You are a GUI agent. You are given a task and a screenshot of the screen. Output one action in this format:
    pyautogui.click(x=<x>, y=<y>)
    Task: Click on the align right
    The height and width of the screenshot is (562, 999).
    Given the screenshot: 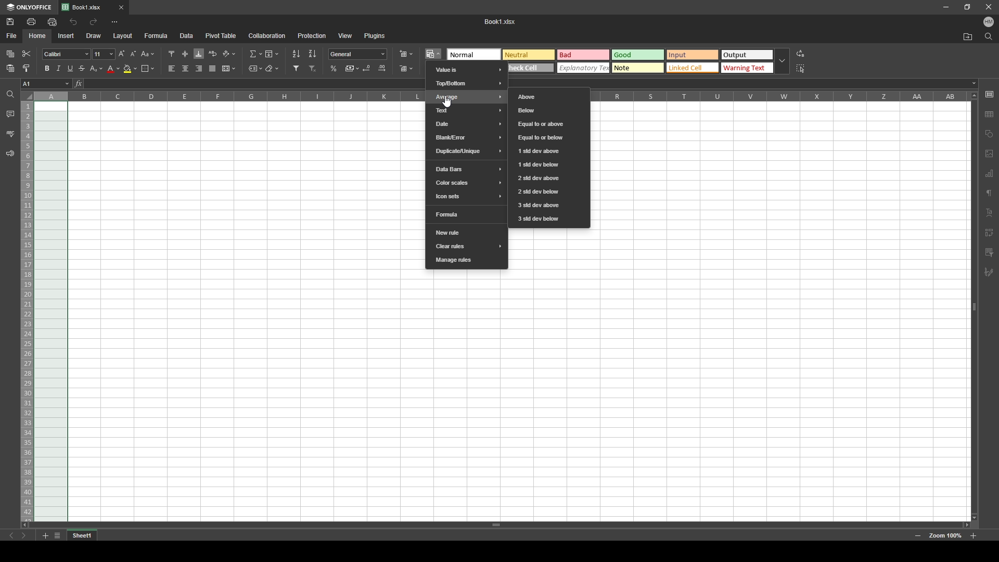 What is the action you would take?
    pyautogui.click(x=199, y=69)
    